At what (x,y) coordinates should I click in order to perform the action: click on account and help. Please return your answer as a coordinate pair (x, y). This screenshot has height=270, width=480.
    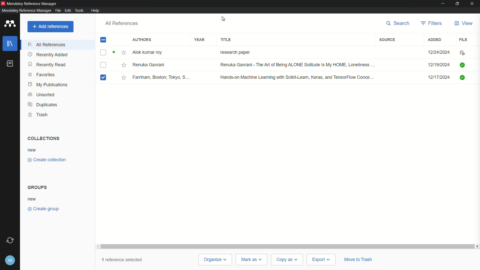
    Looking at the image, I should click on (10, 261).